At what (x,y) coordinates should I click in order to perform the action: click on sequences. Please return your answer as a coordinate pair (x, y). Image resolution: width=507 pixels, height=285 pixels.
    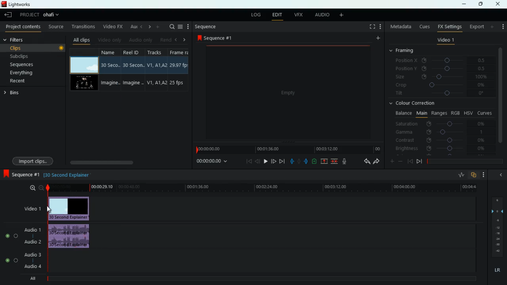
    Looking at the image, I should click on (26, 65).